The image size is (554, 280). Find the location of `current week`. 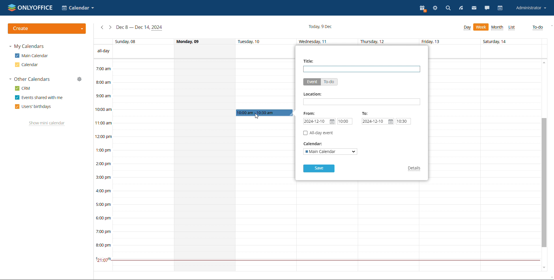

current week is located at coordinates (140, 27).